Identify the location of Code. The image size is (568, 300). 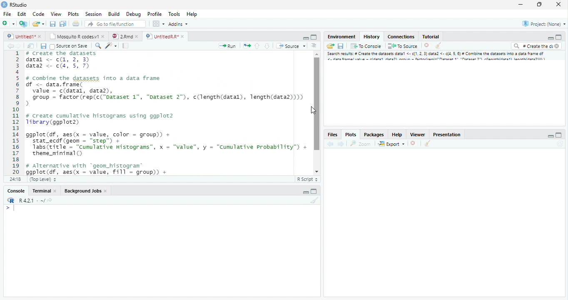
(38, 15).